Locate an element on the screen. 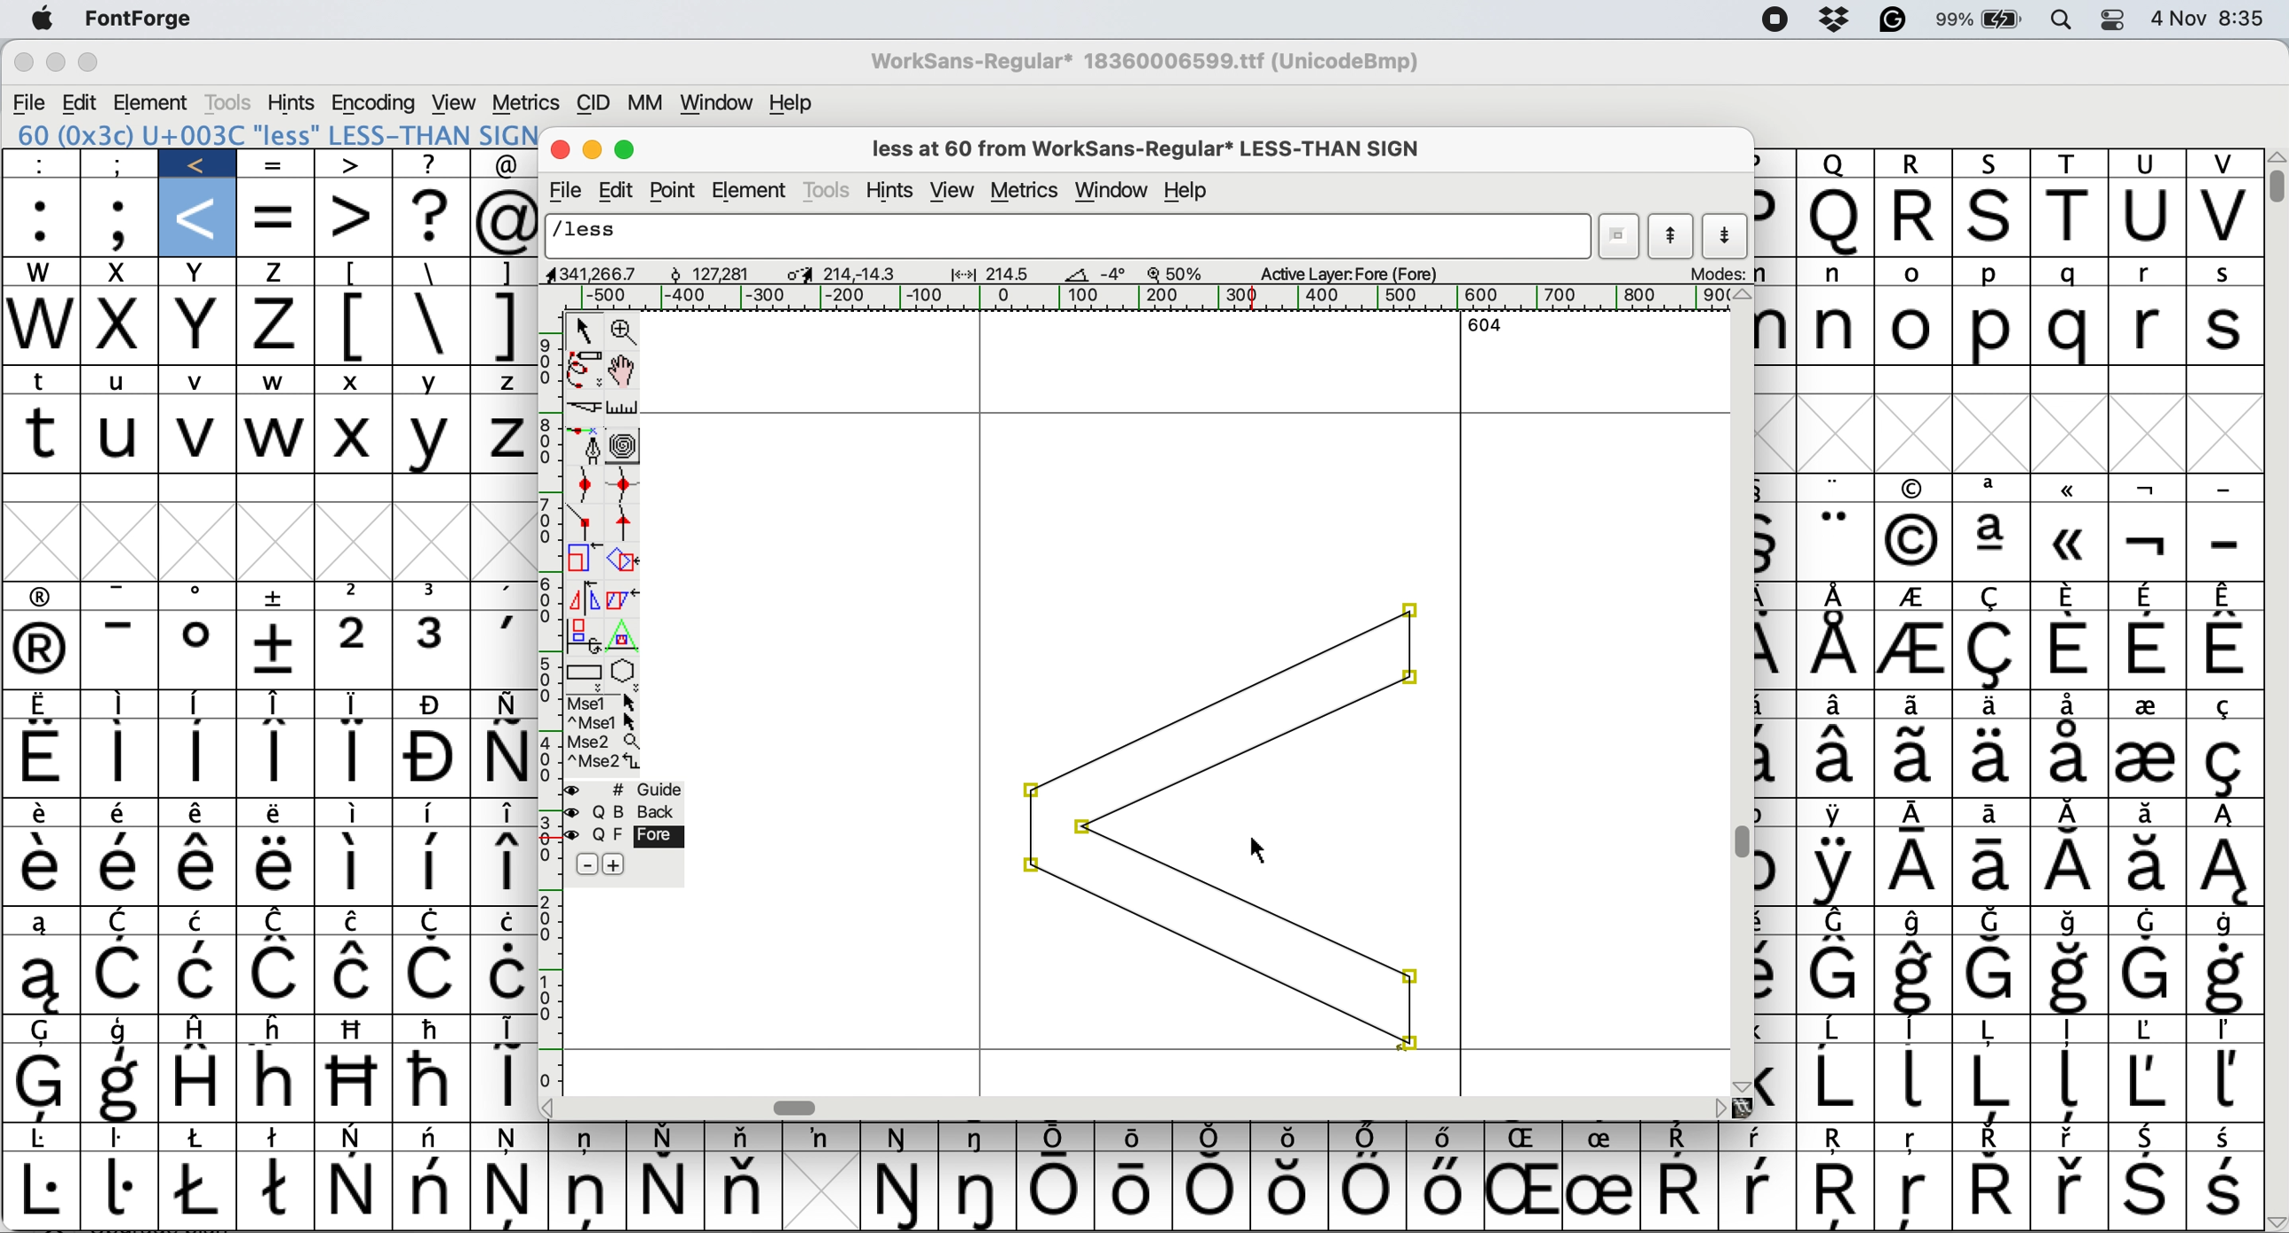  show previous letter is located at coordinates (1672, 236).